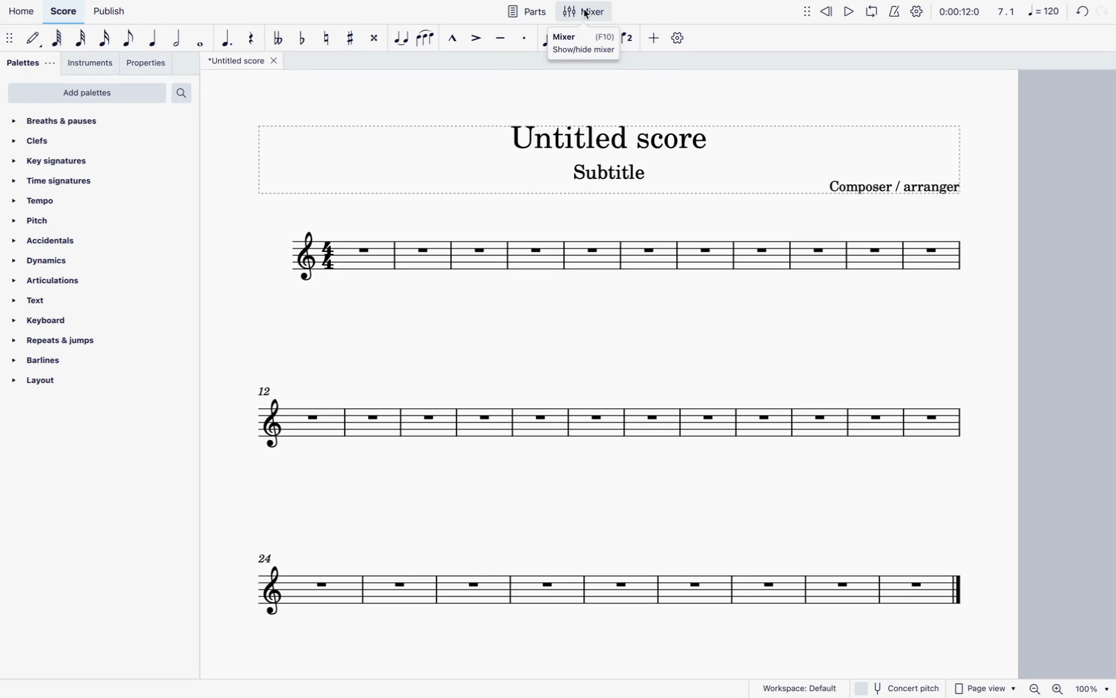 This screenshot has height=698, width=1116. What do you see at coordinates (873, 13) in the screenshot?
I see `loop playback` at bounding box center [873, 13].